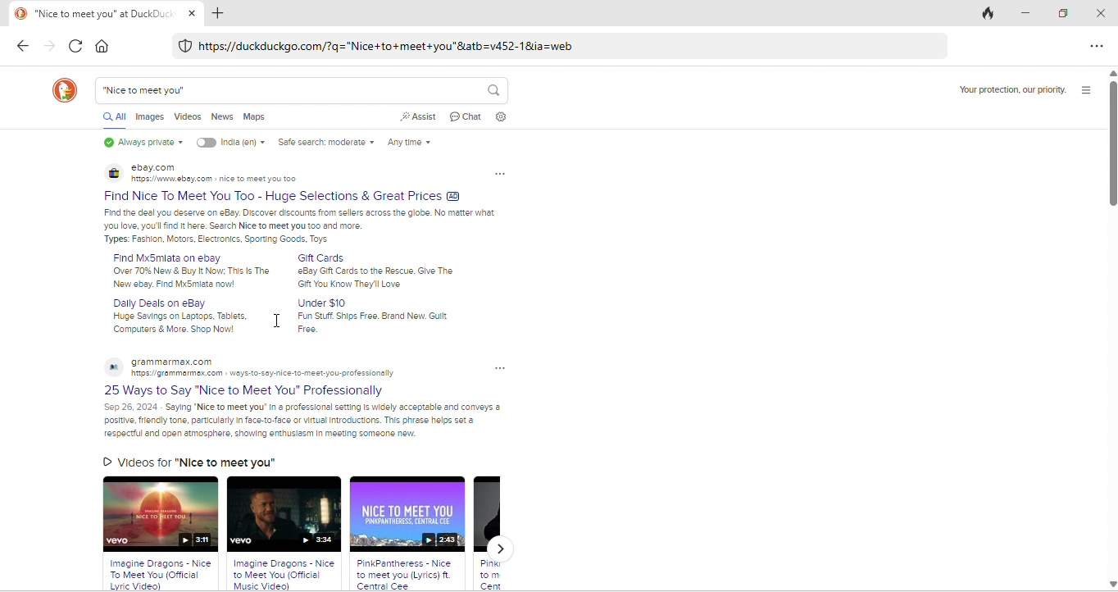 Image resolution: width=1118 pixels, height=592 pixels. I want to click on text, so click(246, 391).